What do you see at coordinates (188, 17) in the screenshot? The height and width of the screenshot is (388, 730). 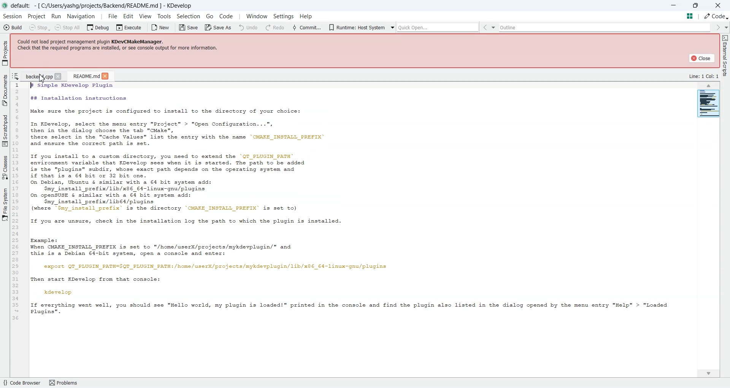 I see `selection ` at bounding box center [188, 17].